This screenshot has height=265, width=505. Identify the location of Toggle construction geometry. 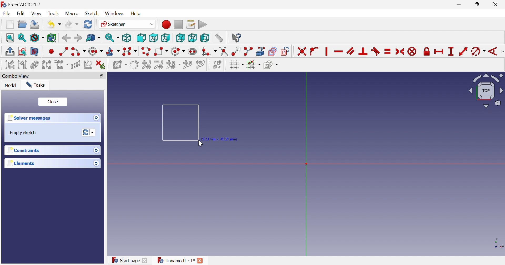
(285, 51).